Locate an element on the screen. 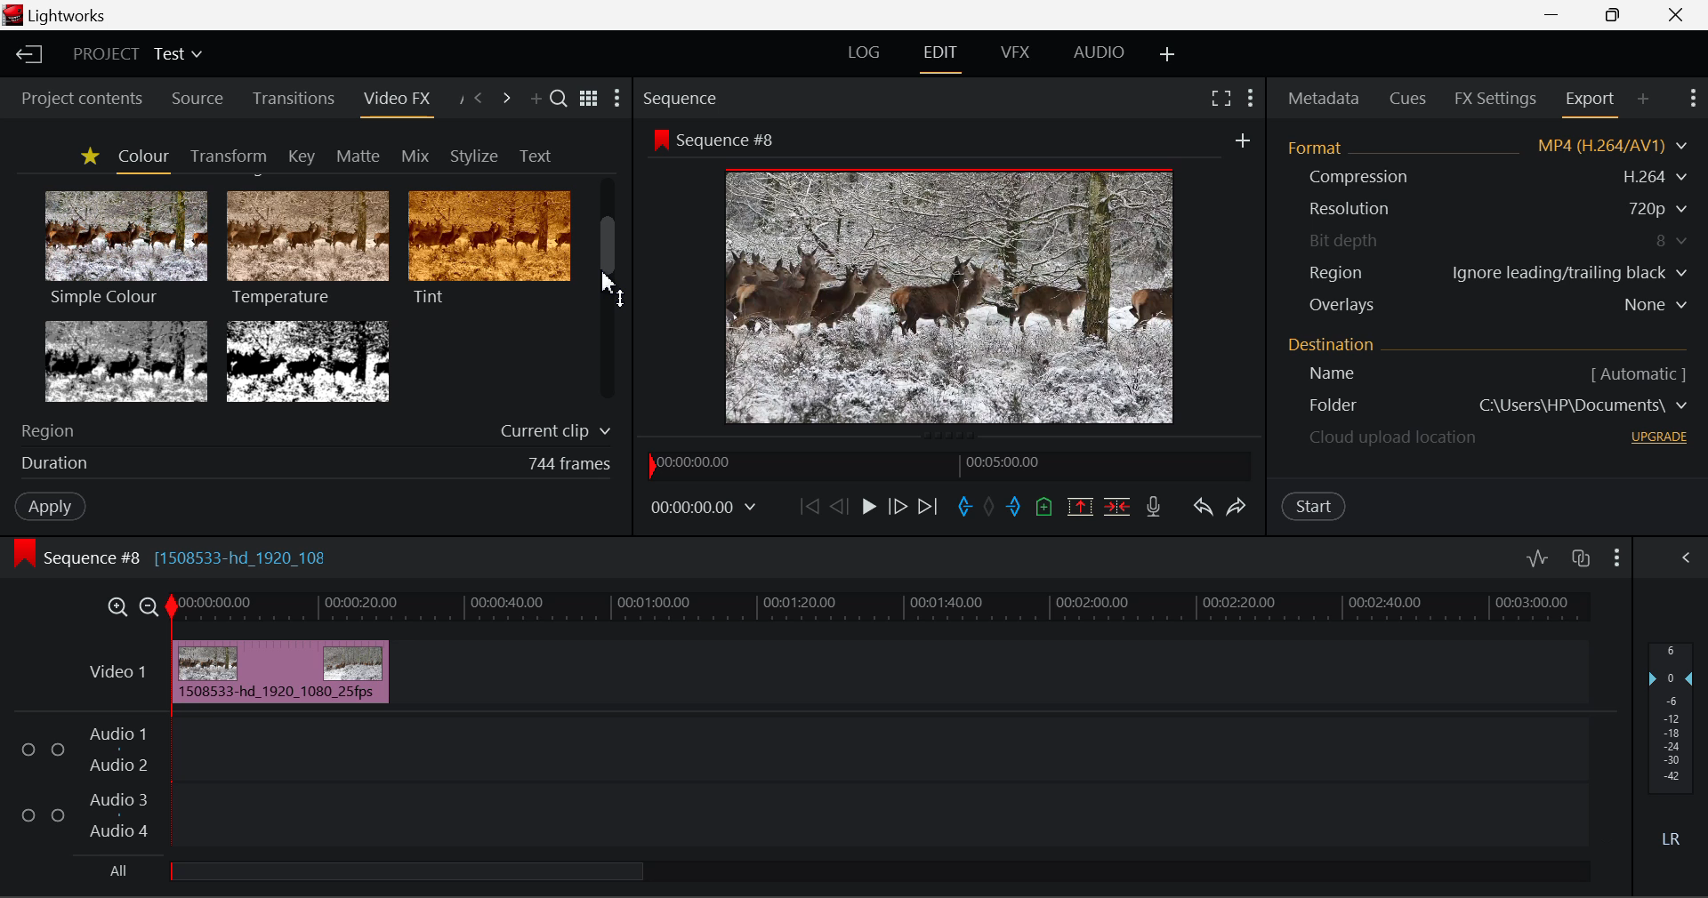 The width and height of the screenshot is (1708, 898). Sequence #8 [1508533-hd_1920_108 is located at coordinates (190, 554).